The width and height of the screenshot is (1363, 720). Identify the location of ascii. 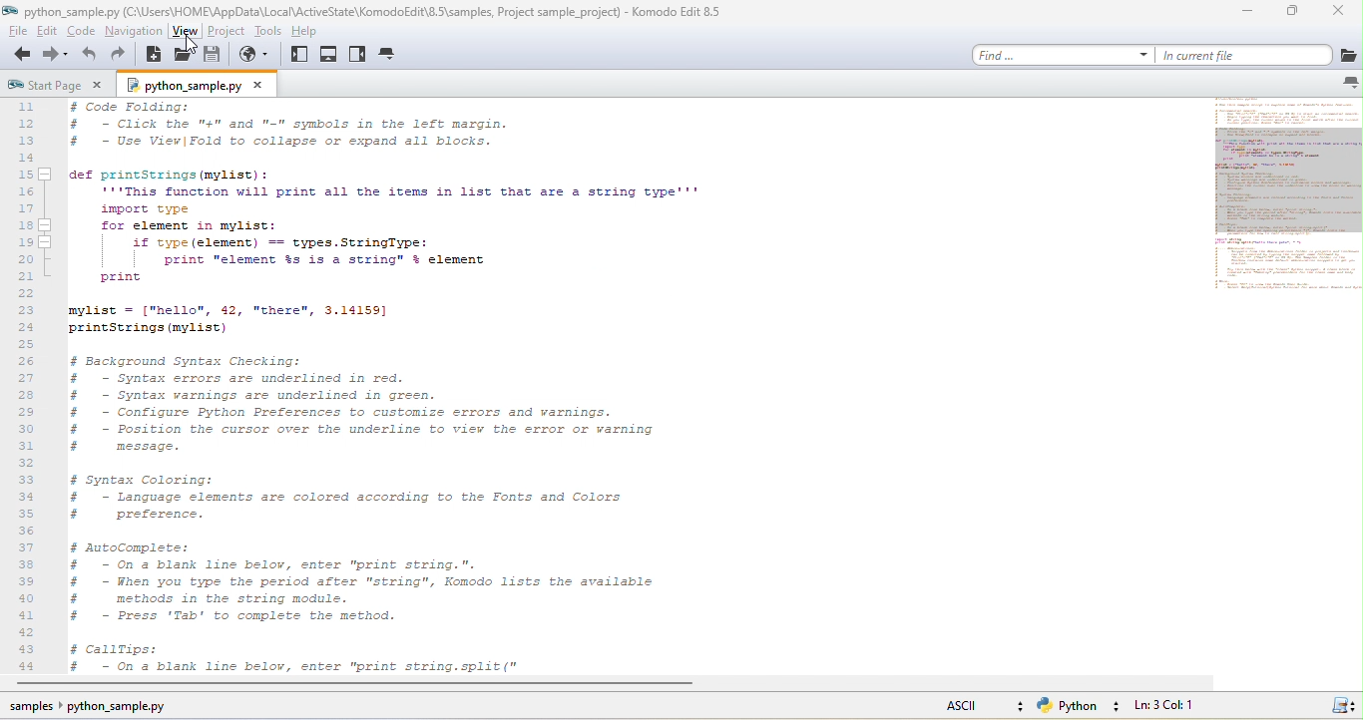
(979, 704).